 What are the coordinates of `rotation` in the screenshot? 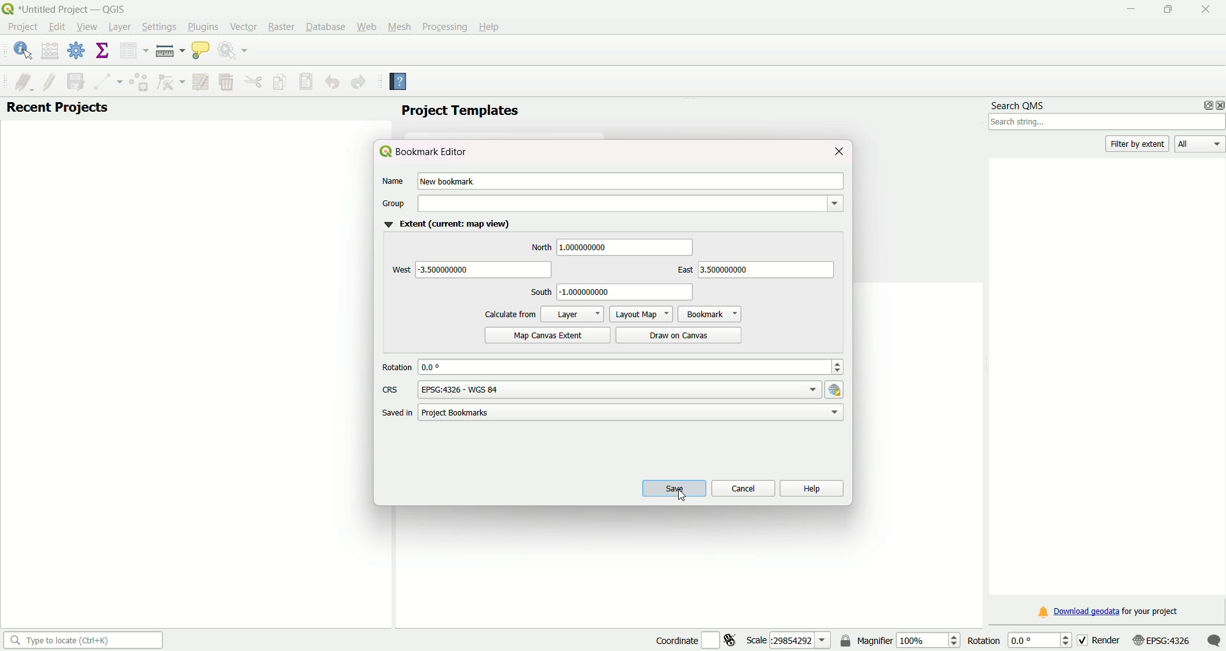 It's located at (1015, 640).